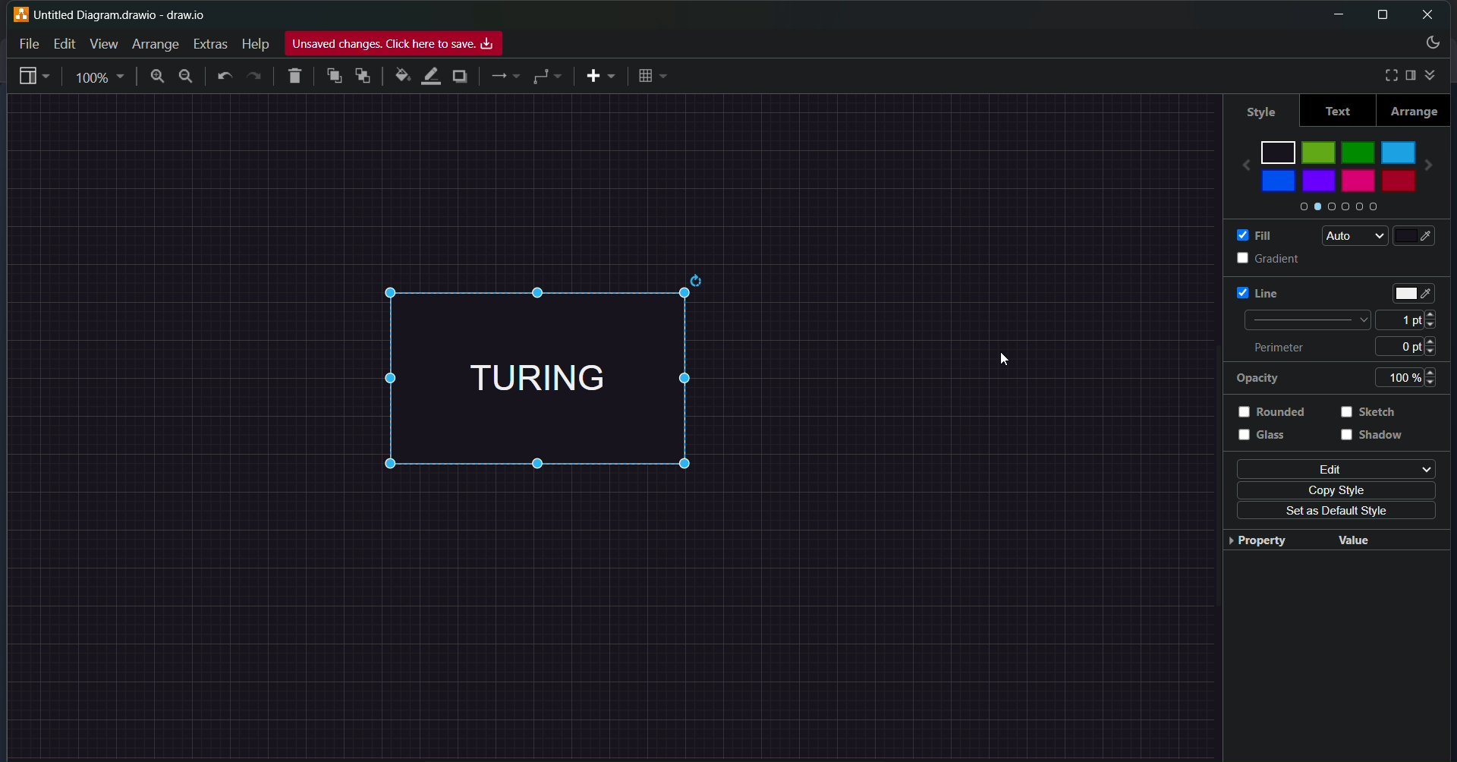 This screenshot has width=1457, height=762. I want to click on auto, so click(1350, 236).